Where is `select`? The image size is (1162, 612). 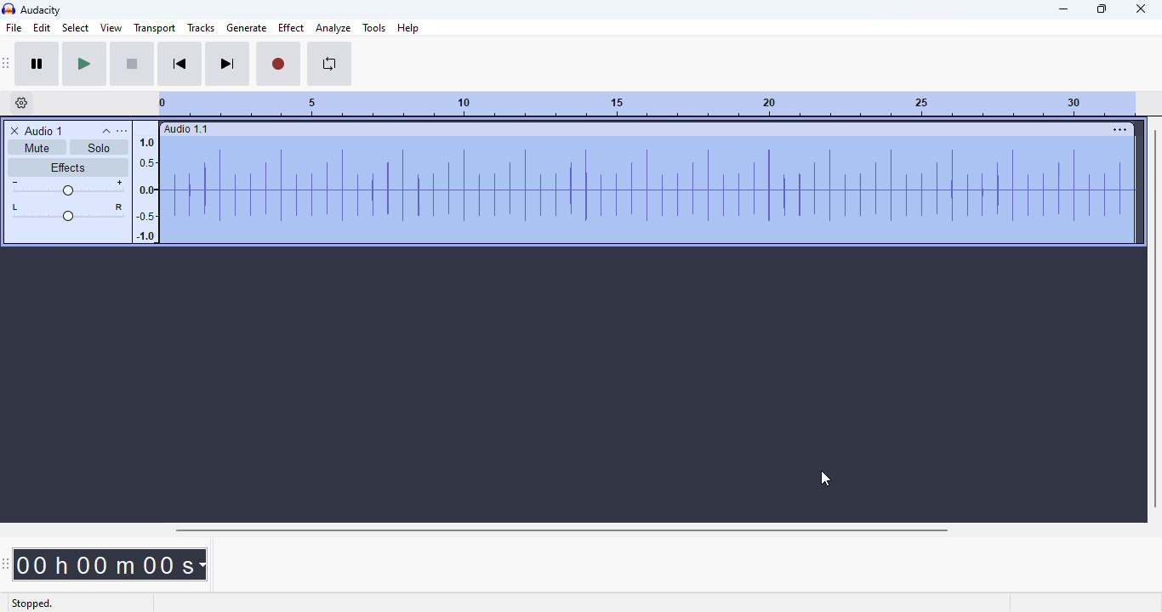 select is located at coordinates (76, 27).